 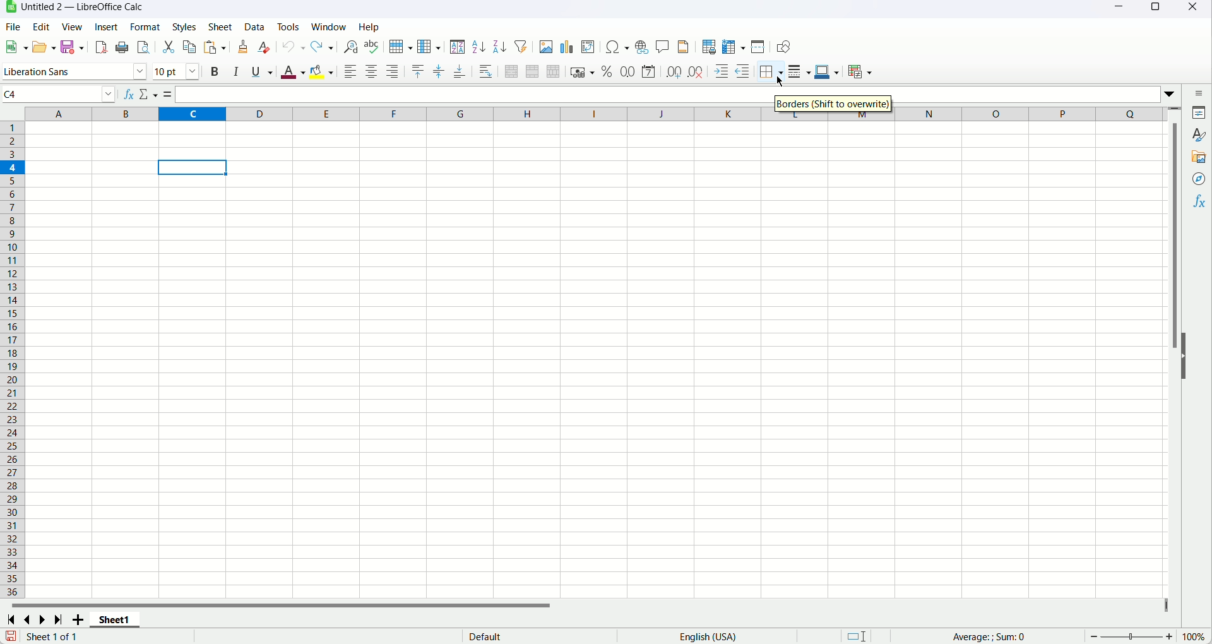 I want to click on Insert comment, so click(x=662, y=45).